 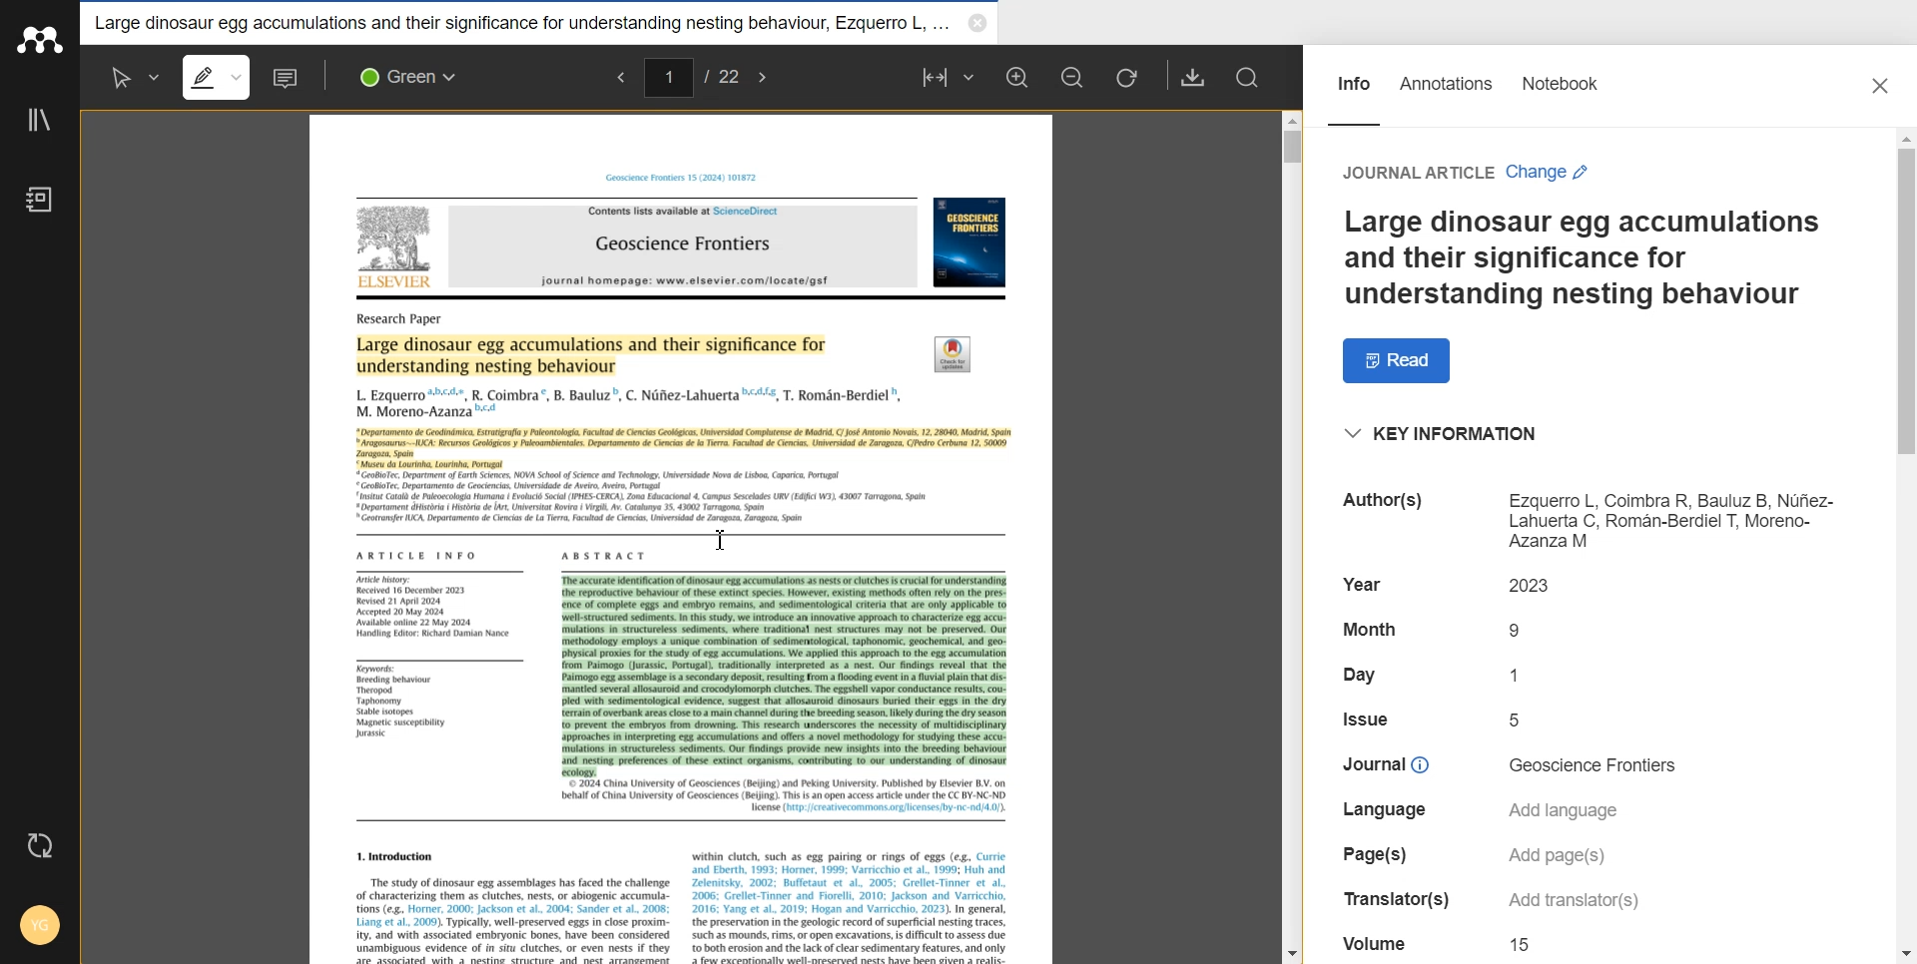 What do you see at coordinates (1019, 76) in the screenshot?
I see `Zoom in` at bounding box center [1019, 76].